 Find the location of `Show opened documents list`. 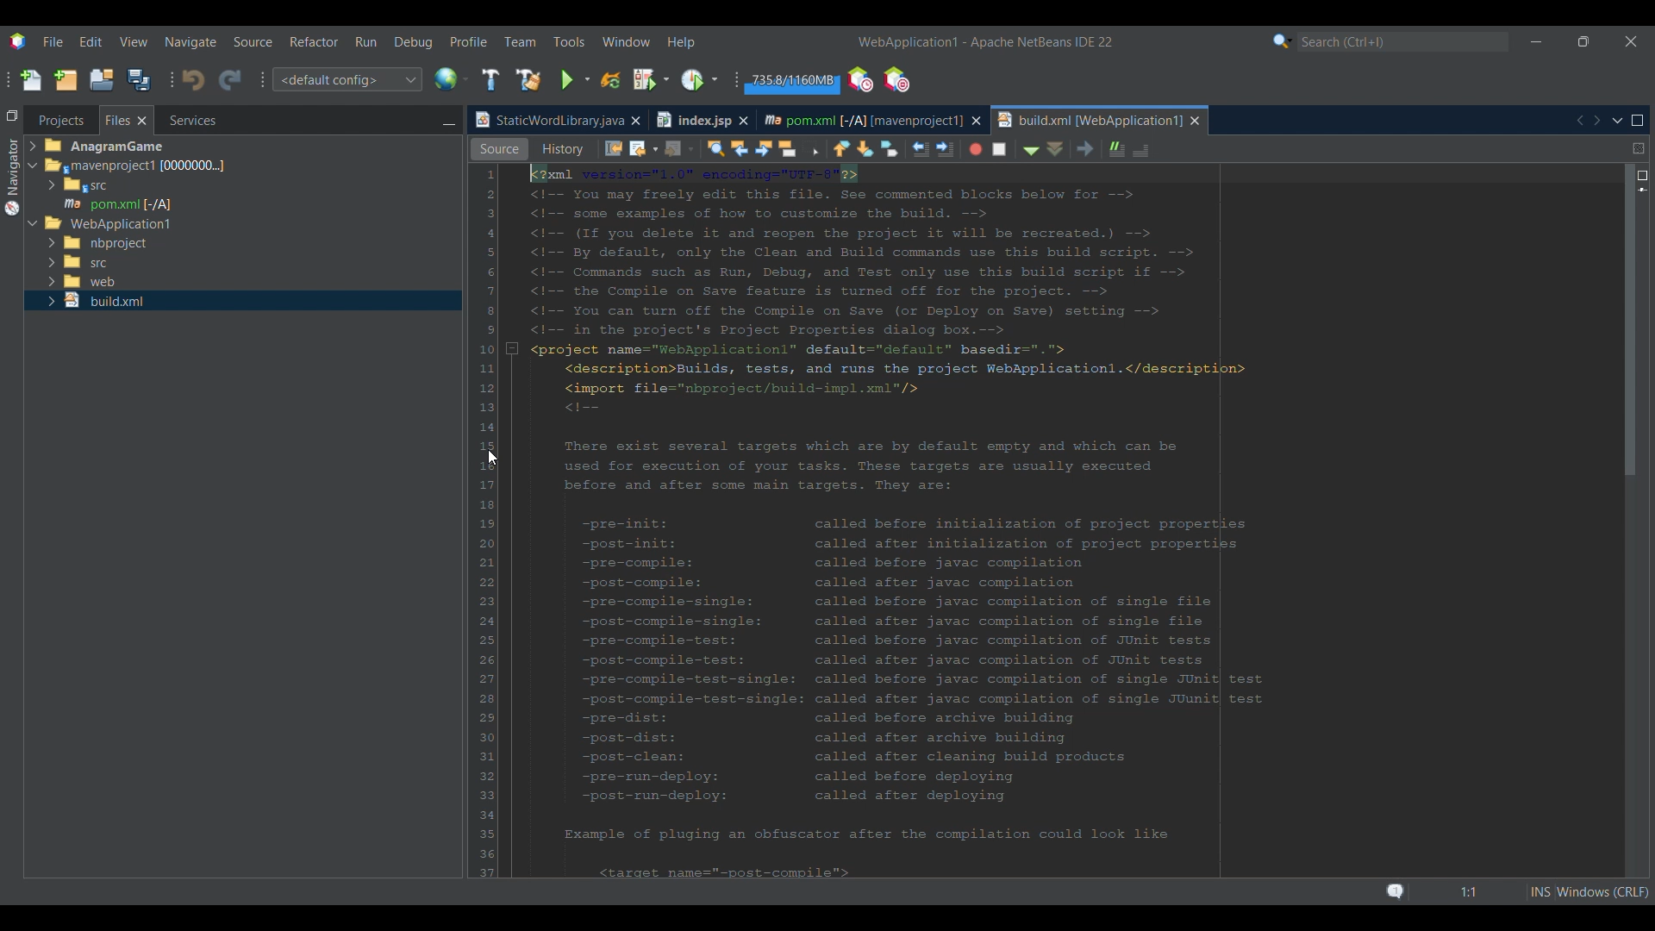

Show opened documents list is located at coordinates (1618, 122).